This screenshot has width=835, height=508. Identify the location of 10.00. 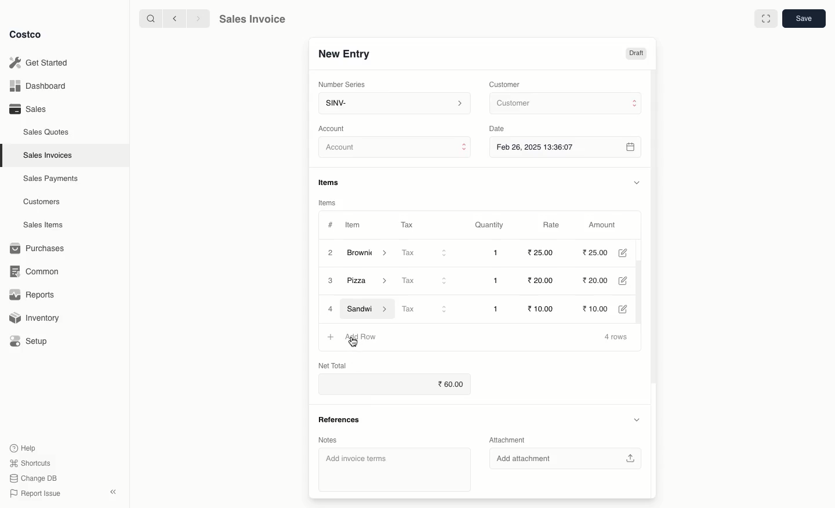
(601, 307).